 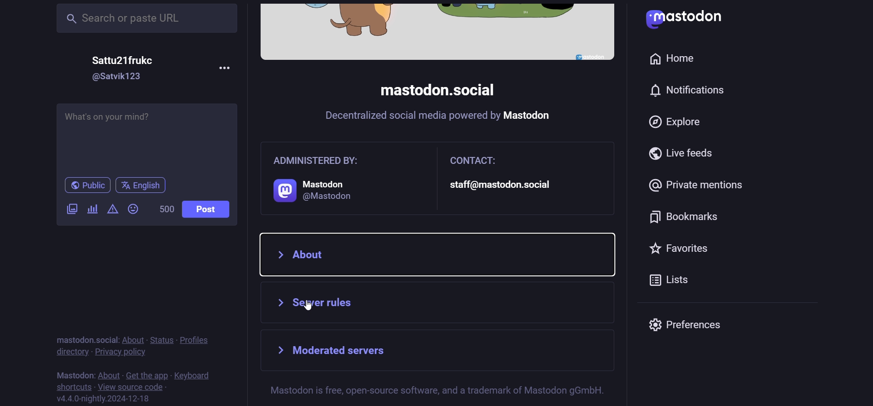 What do you see at coordinates (195, 375) in the screenshot?
I see `keyboard` at bounding box center [195, 375].